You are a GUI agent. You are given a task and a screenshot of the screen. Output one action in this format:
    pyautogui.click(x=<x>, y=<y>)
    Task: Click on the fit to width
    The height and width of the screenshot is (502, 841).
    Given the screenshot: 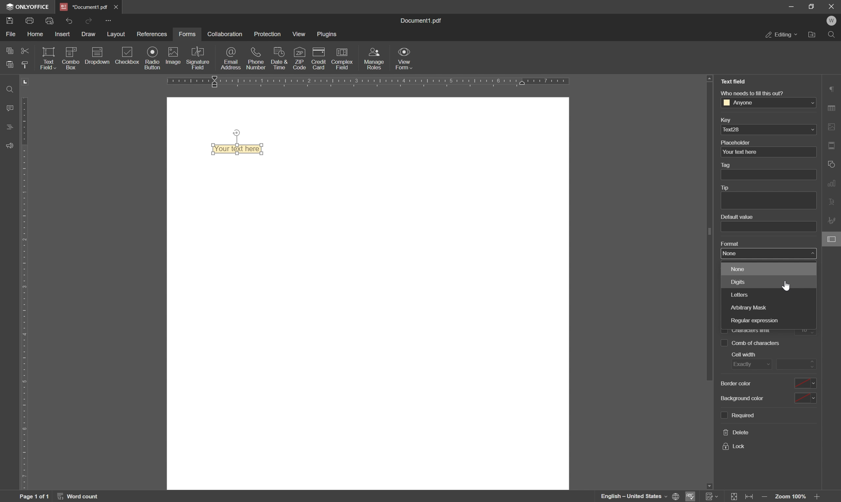 What is the action you would take?
    pyautogui.click(x=751, y=497)
    